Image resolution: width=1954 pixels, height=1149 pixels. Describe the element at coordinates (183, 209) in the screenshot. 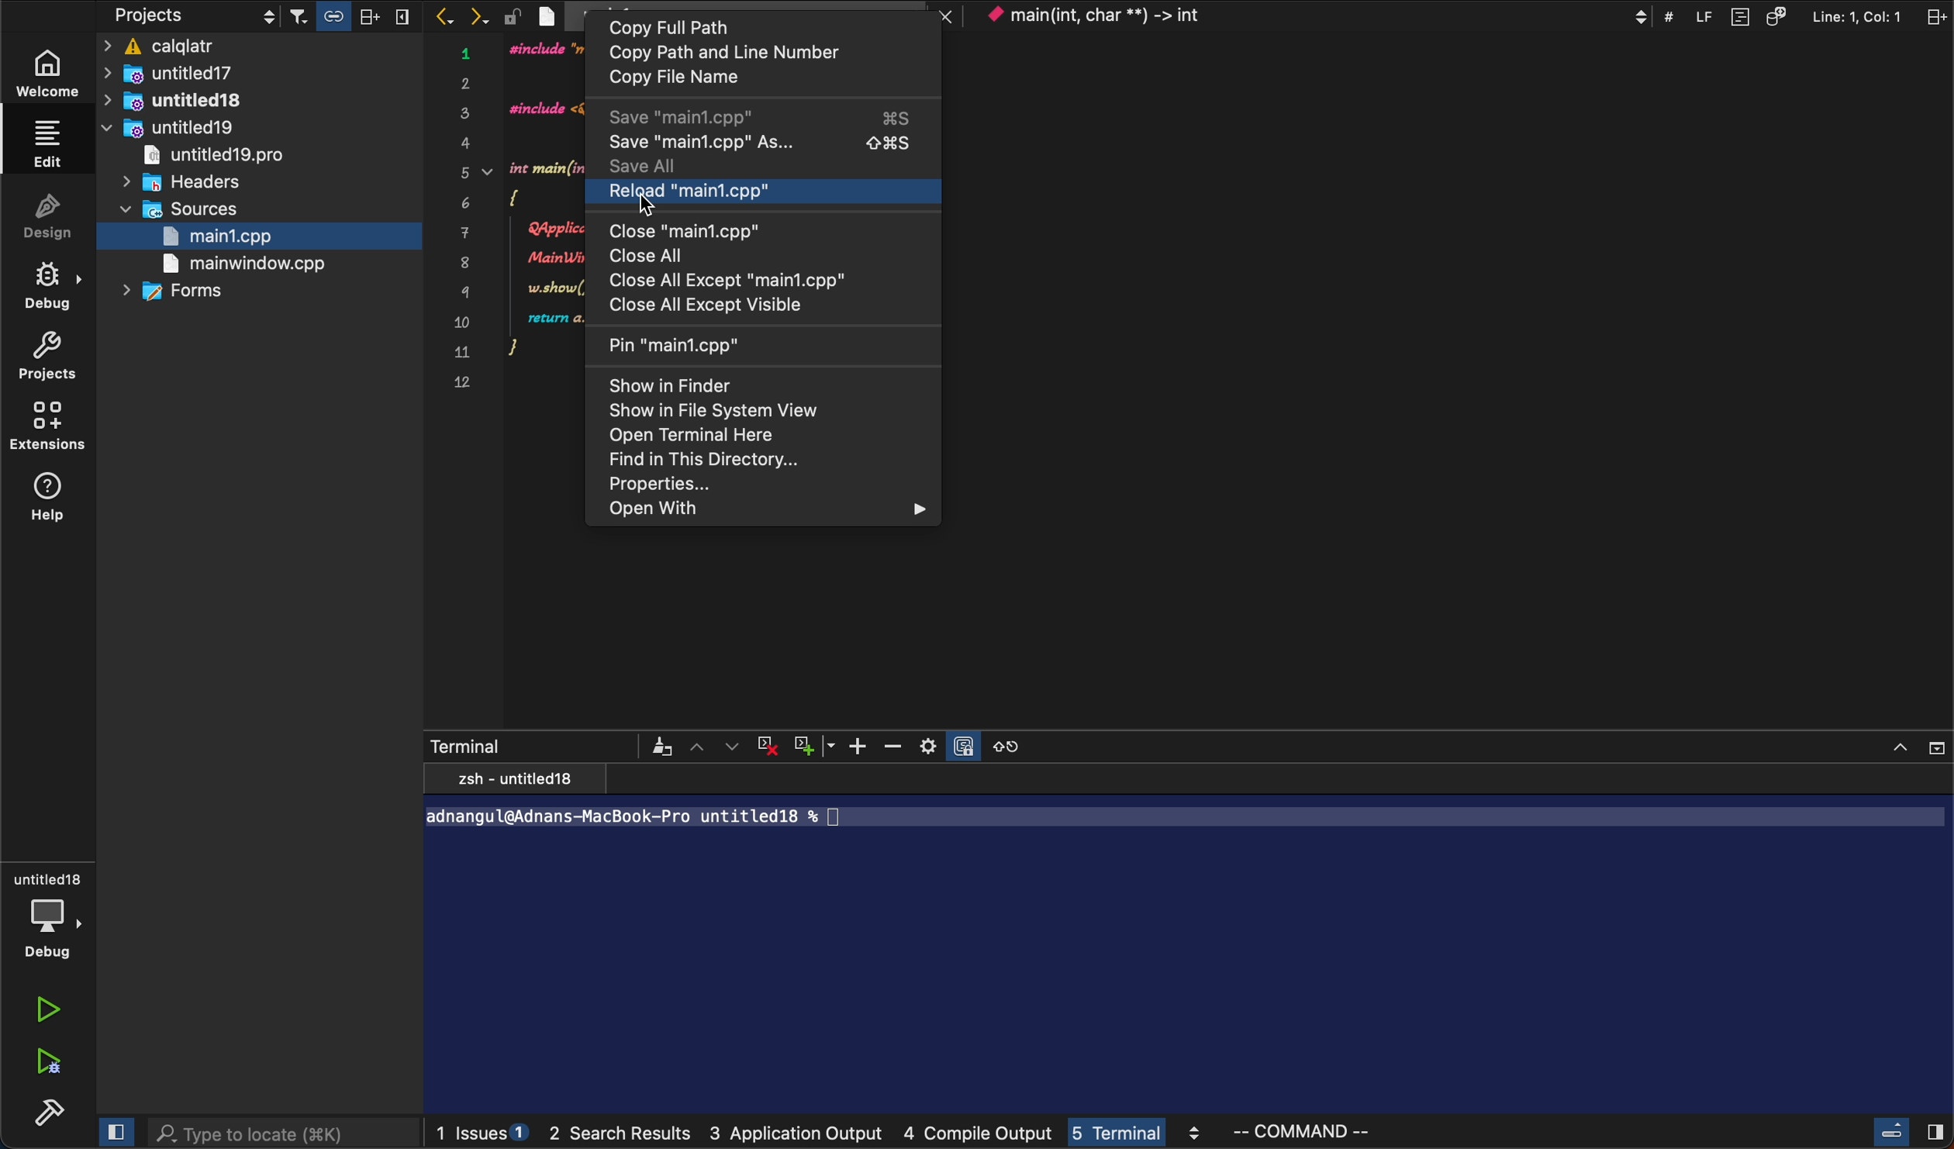

I see `sources` at that location.